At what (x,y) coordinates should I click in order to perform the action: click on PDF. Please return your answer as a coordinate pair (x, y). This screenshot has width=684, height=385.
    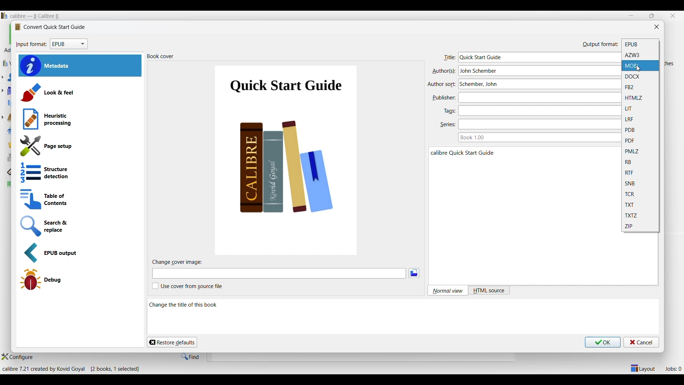
    Looking at the image, I should click on (640, 141).